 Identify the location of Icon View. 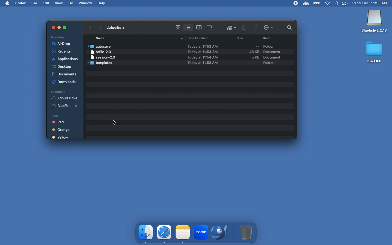
(178, 27).